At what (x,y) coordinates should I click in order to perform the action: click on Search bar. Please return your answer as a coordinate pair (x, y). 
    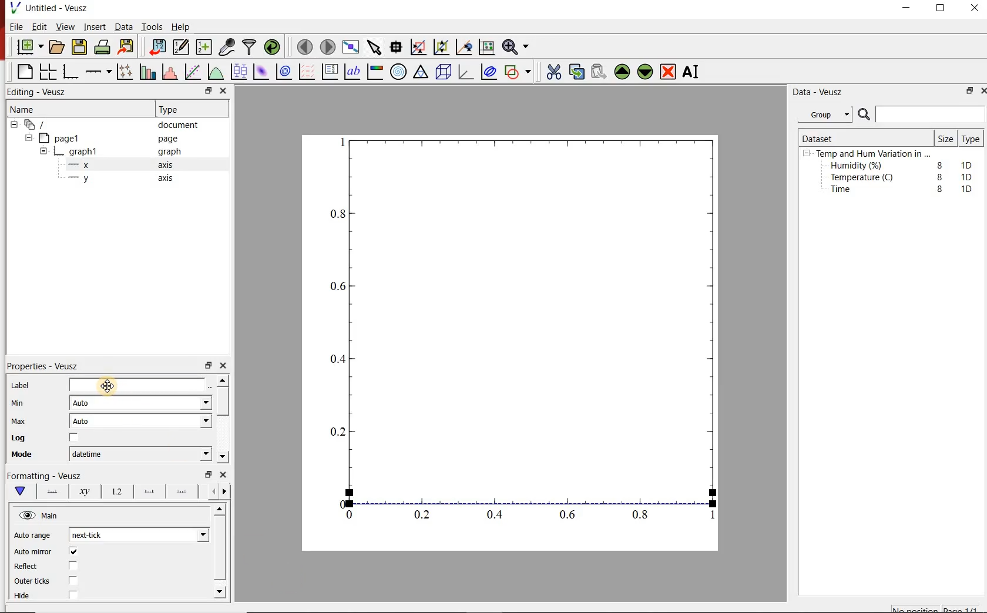
    Looking at the image, I should click on (921, 114).